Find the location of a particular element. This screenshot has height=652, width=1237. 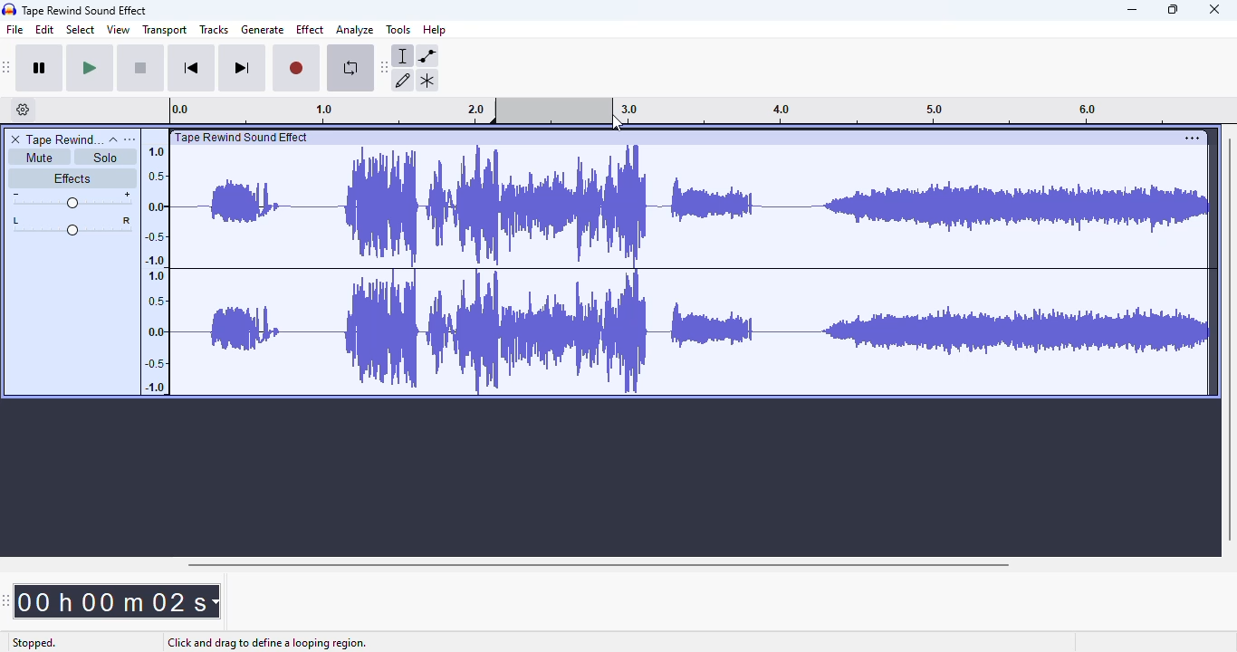

audacity time toolbar is located at coordinates (6, 599).